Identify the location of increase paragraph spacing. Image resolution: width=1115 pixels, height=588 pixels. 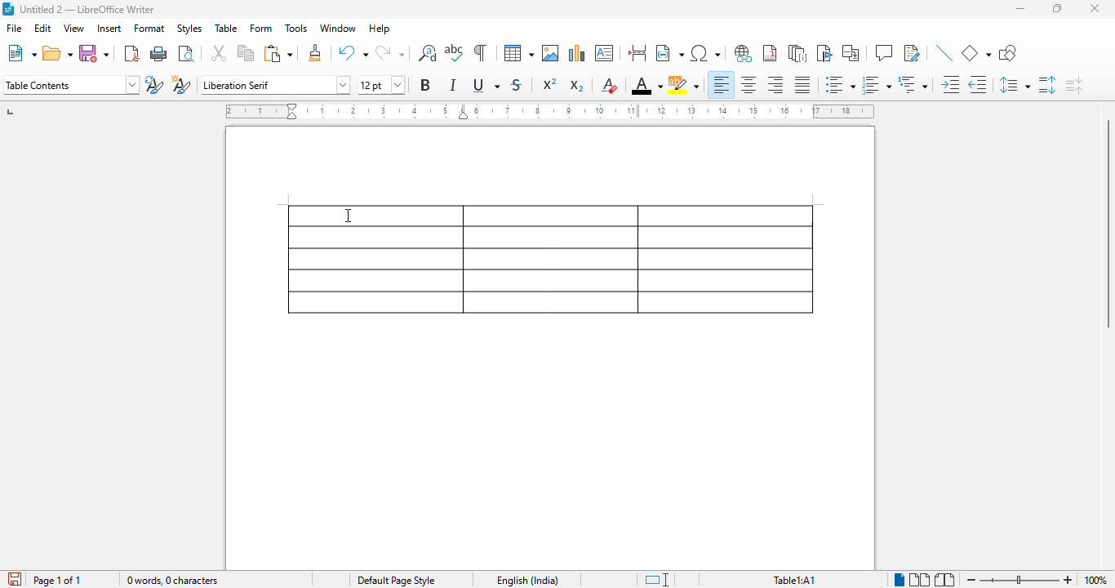
(1047, 85).